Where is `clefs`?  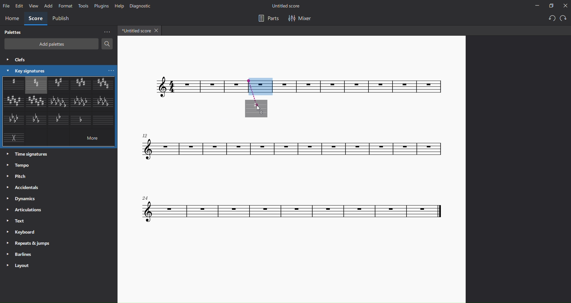
clefs is located at coordinates (18, 59).